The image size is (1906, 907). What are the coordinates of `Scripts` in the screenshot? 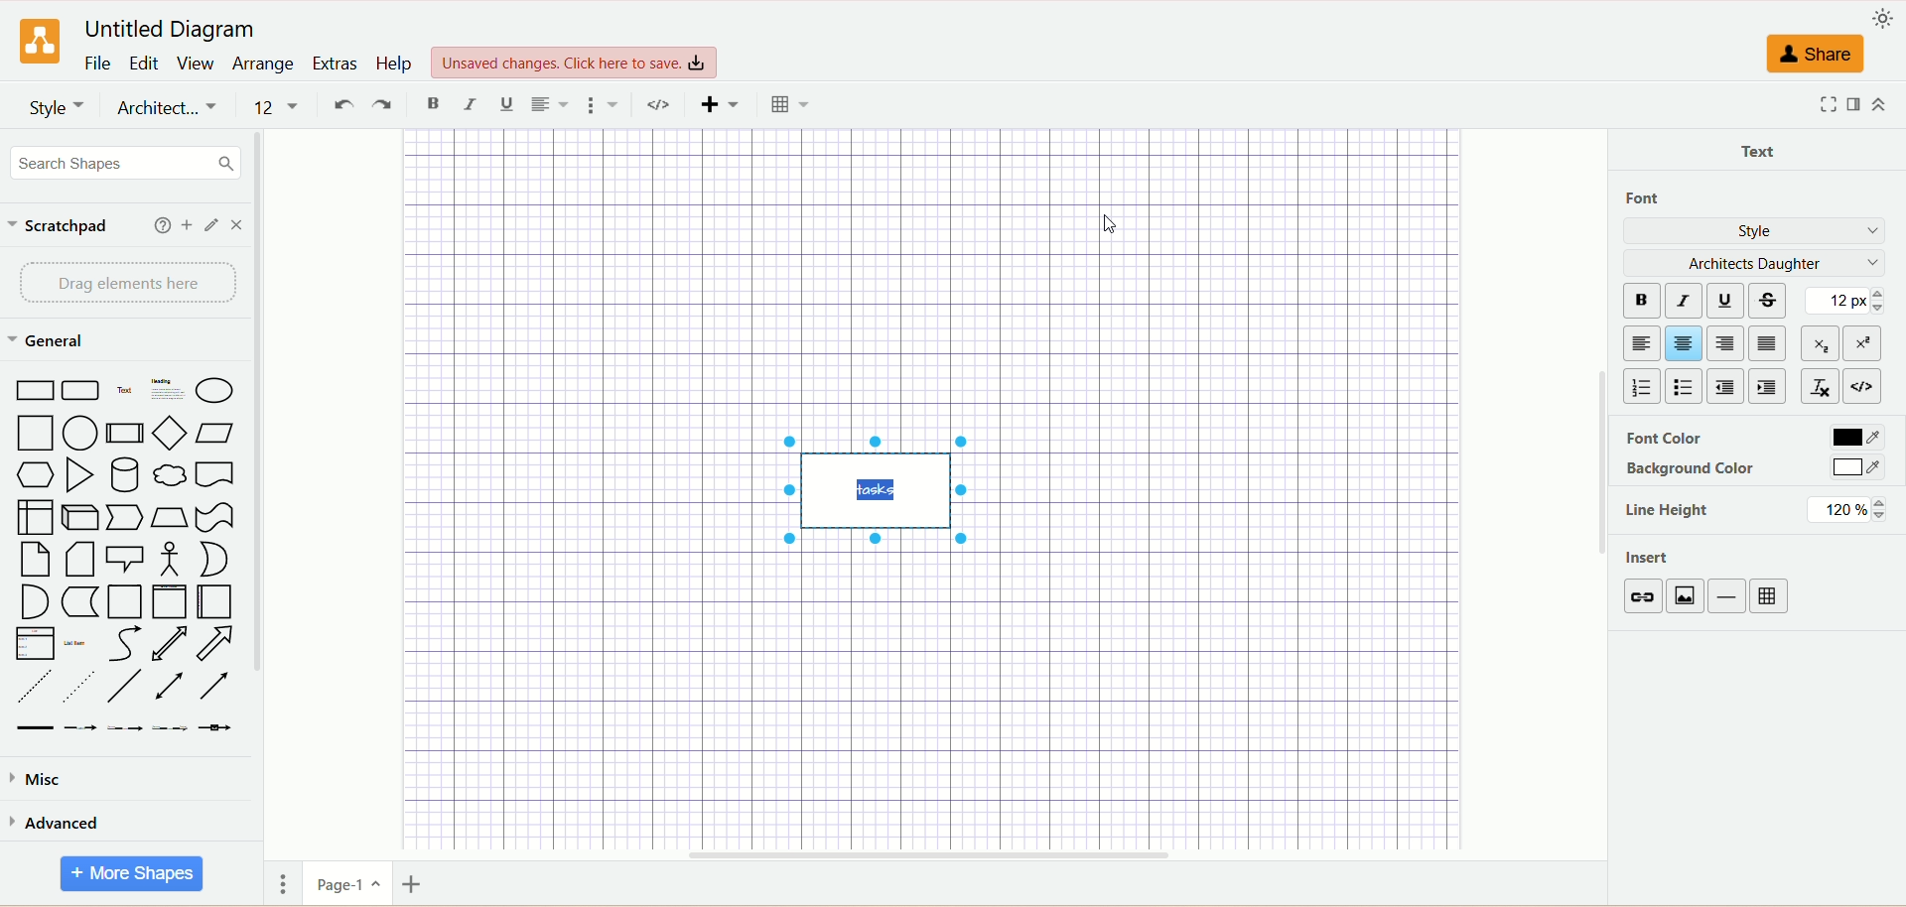 It's located at (663, 106).